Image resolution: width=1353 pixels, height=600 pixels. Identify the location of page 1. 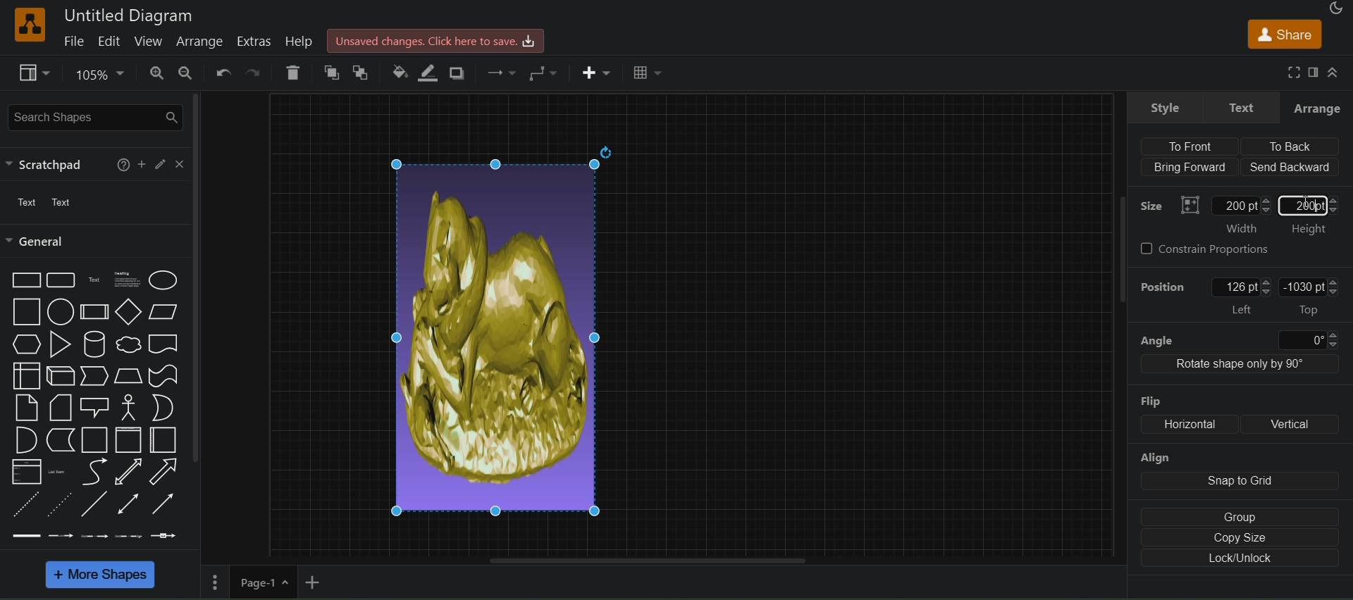
(265, 583).